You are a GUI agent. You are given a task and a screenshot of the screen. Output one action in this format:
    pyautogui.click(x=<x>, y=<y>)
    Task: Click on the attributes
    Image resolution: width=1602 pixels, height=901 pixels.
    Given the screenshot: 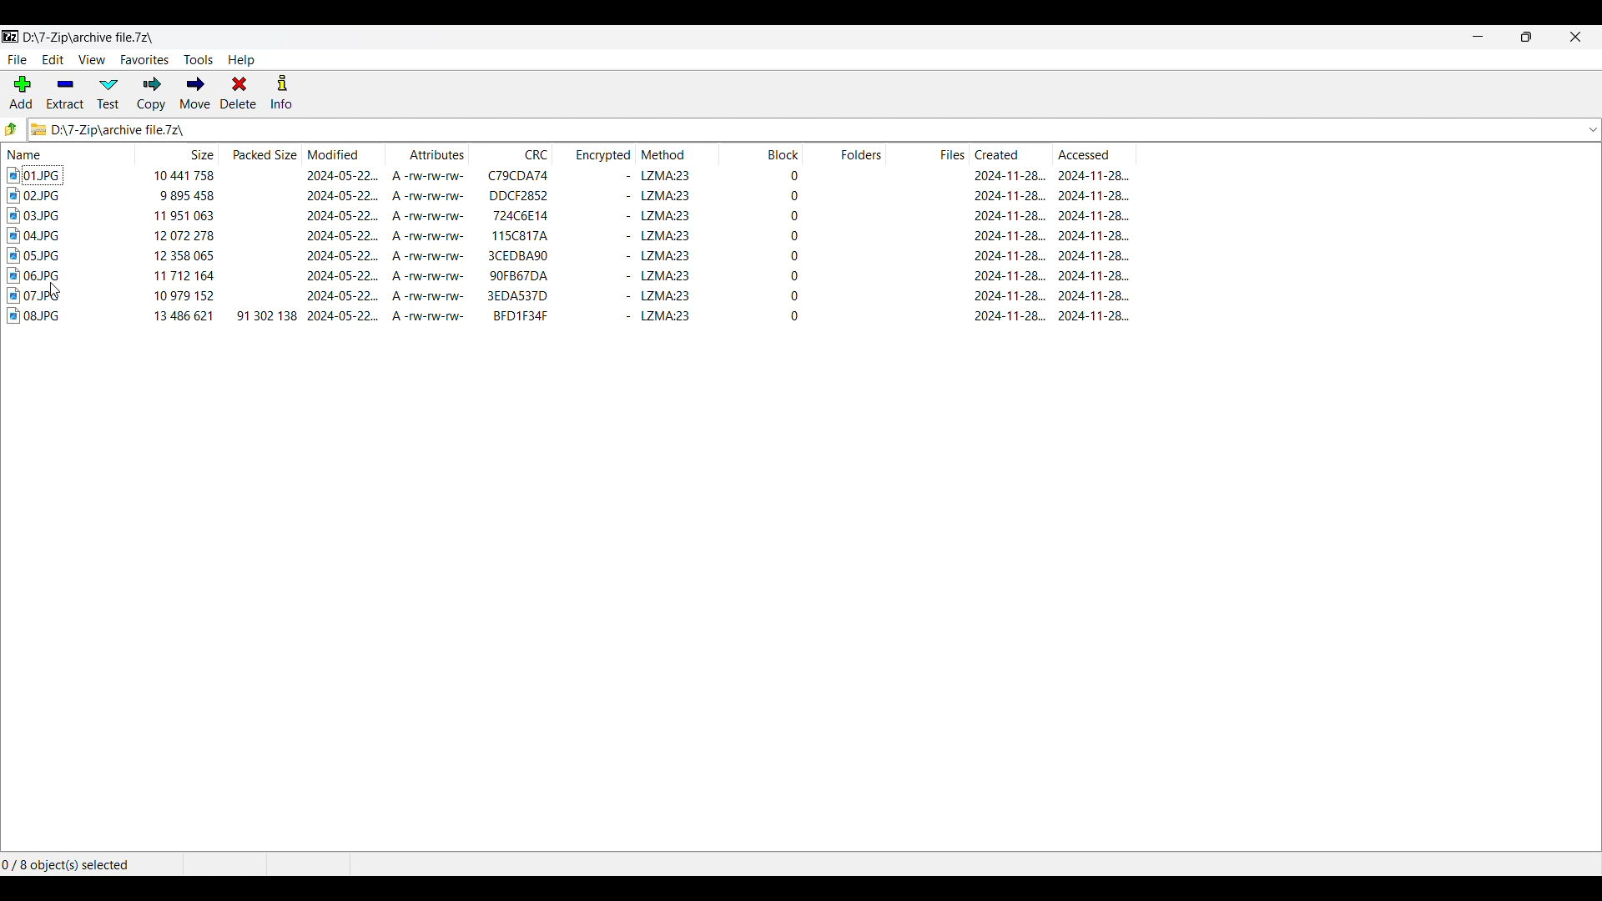 What is the action you would take?
    pyautogui.click(x=428, y=296)
    